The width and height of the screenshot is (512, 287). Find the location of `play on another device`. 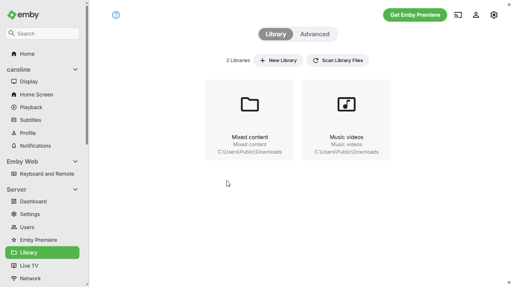

play on another device is located at coordinates (458, 15).